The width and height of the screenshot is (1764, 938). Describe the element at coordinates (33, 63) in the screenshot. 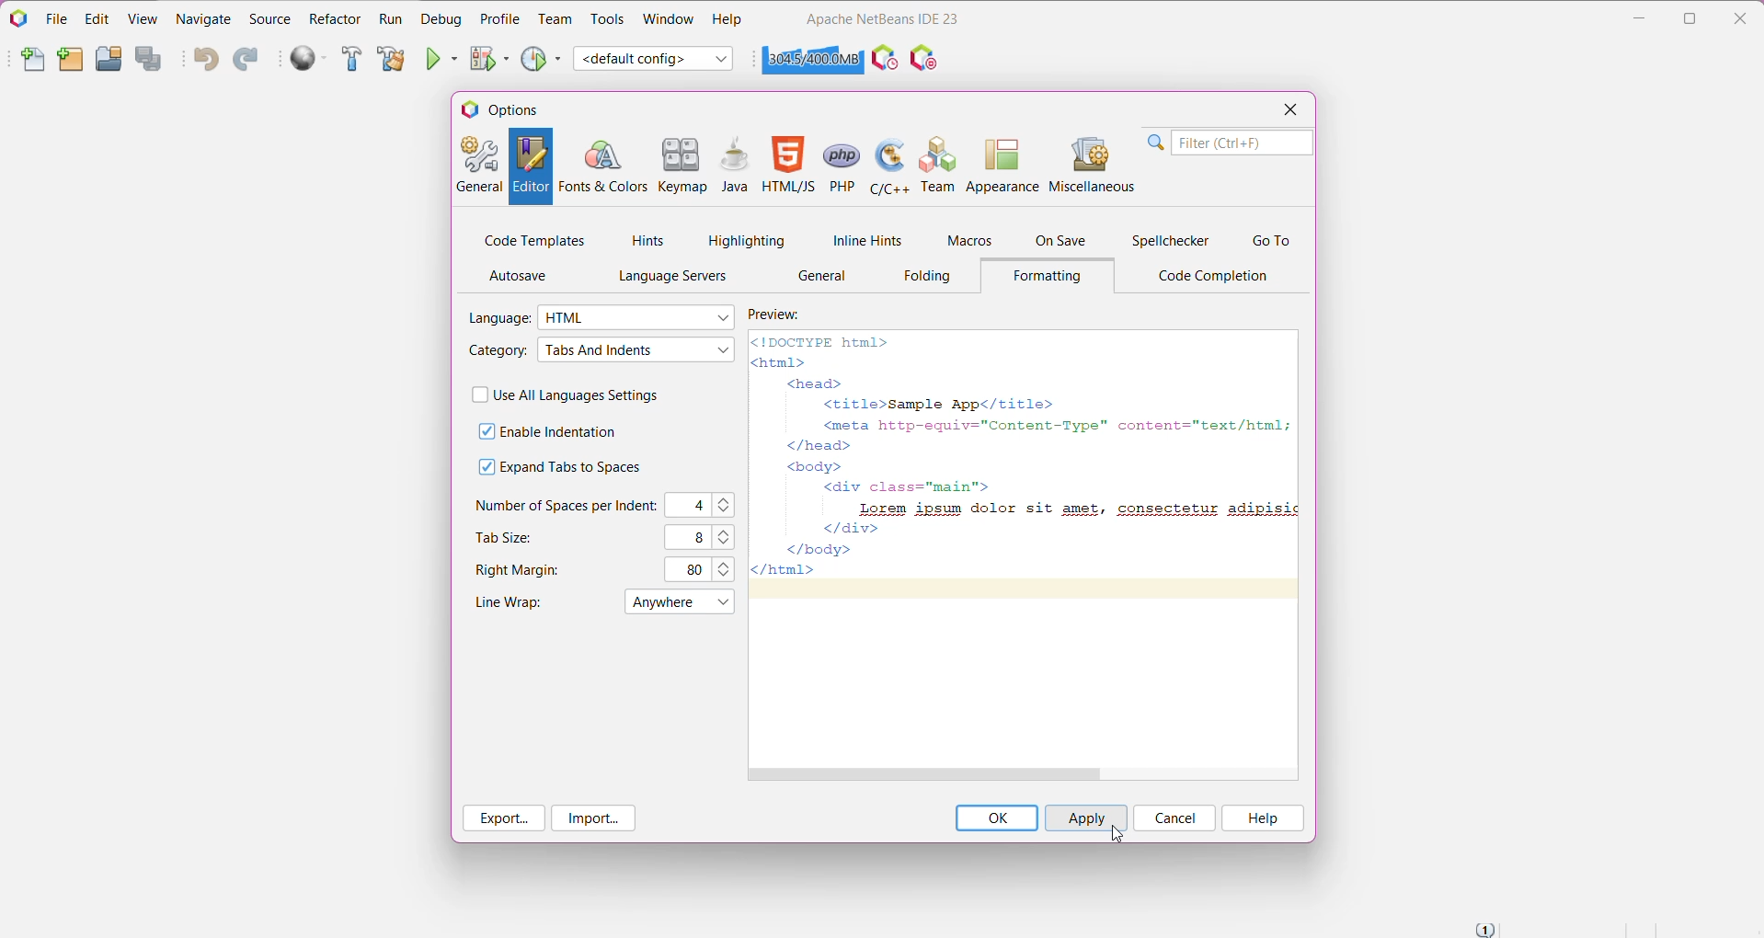

I see `New File` at that location.